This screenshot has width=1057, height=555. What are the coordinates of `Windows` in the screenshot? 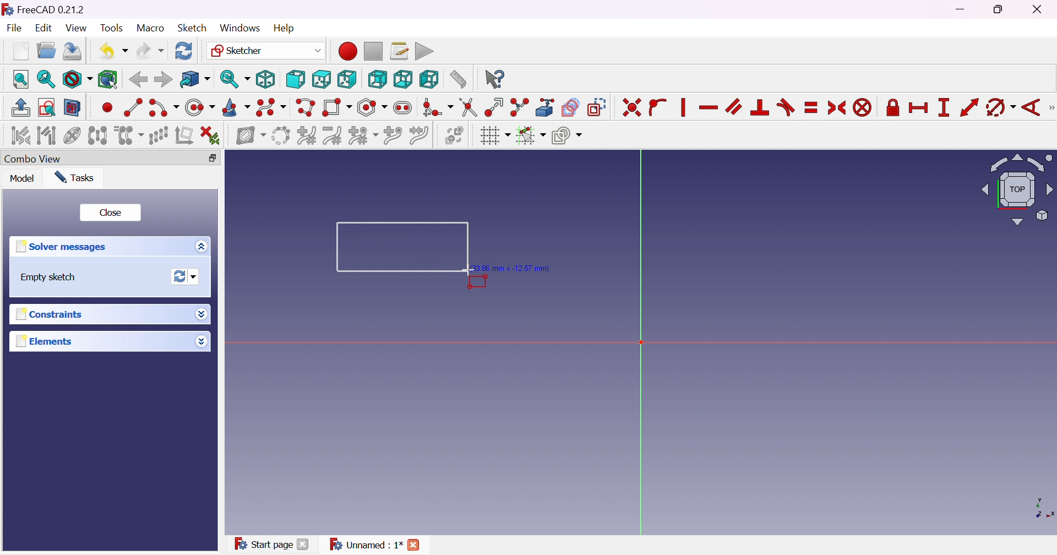 It's located at (240, 28).